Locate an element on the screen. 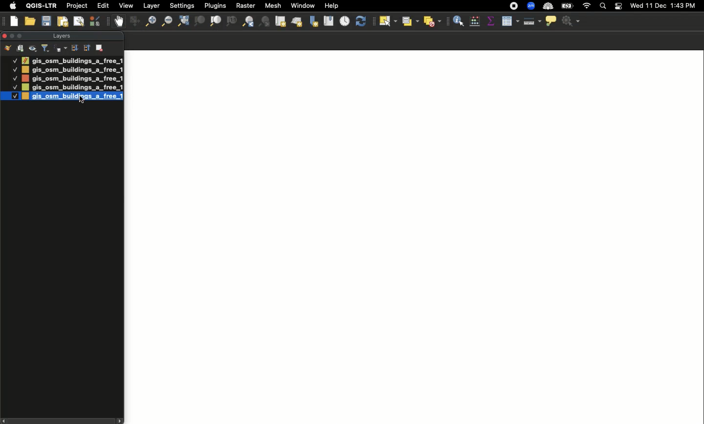  Mesh is located at coordinates (272, 5).